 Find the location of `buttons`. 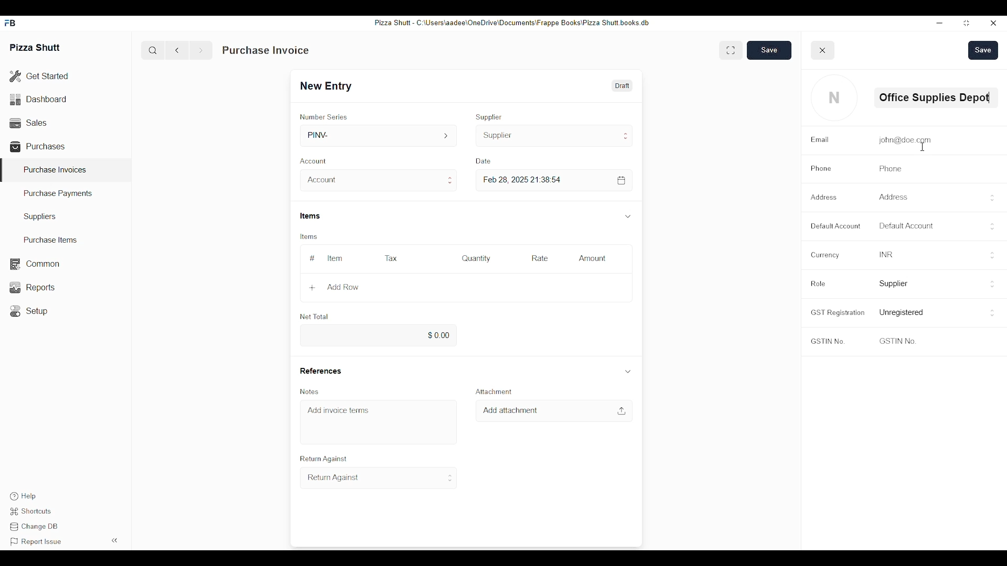

buttons is located at coordinates (994, 255).